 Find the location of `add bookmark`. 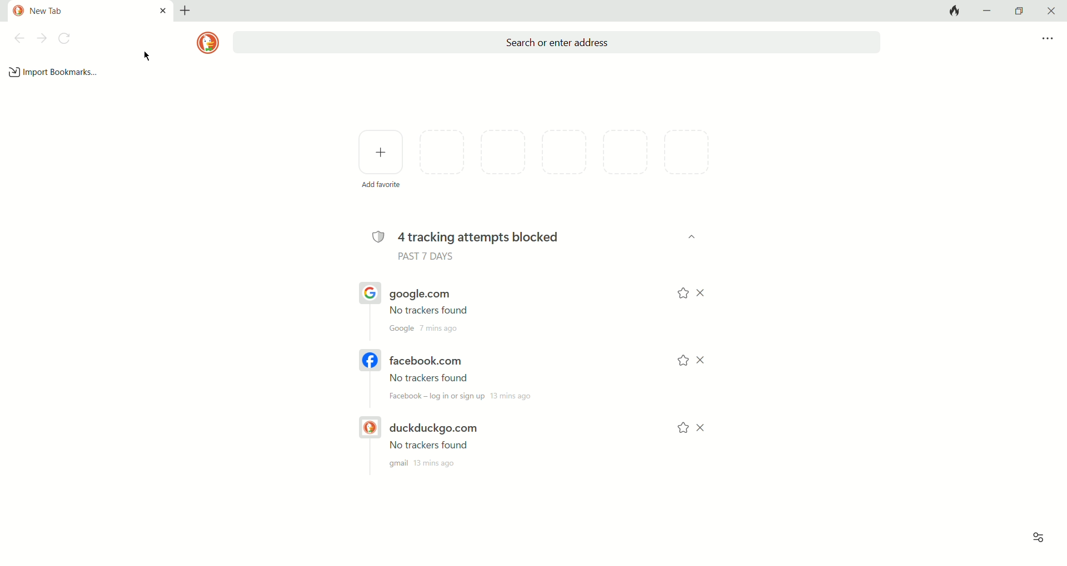

add bookmark is located at coordinates (52, 73).